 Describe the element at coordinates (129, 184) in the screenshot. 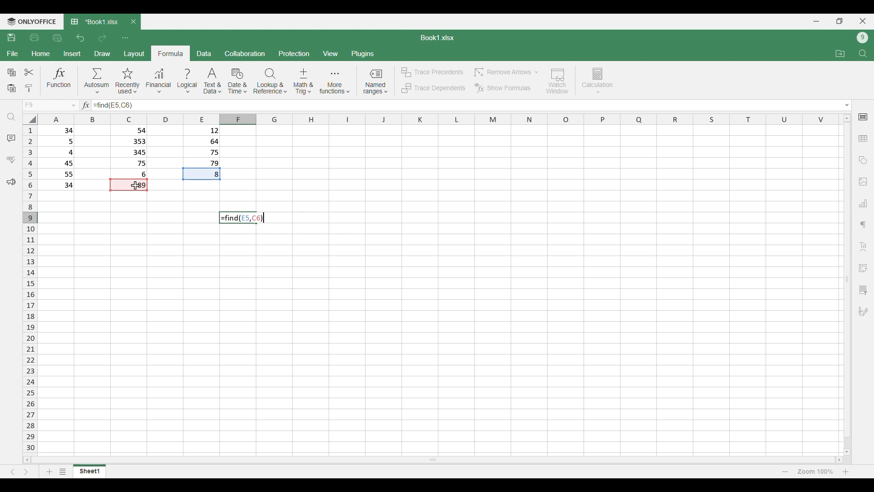

I see `Indicates cell is used in current function` at that location.